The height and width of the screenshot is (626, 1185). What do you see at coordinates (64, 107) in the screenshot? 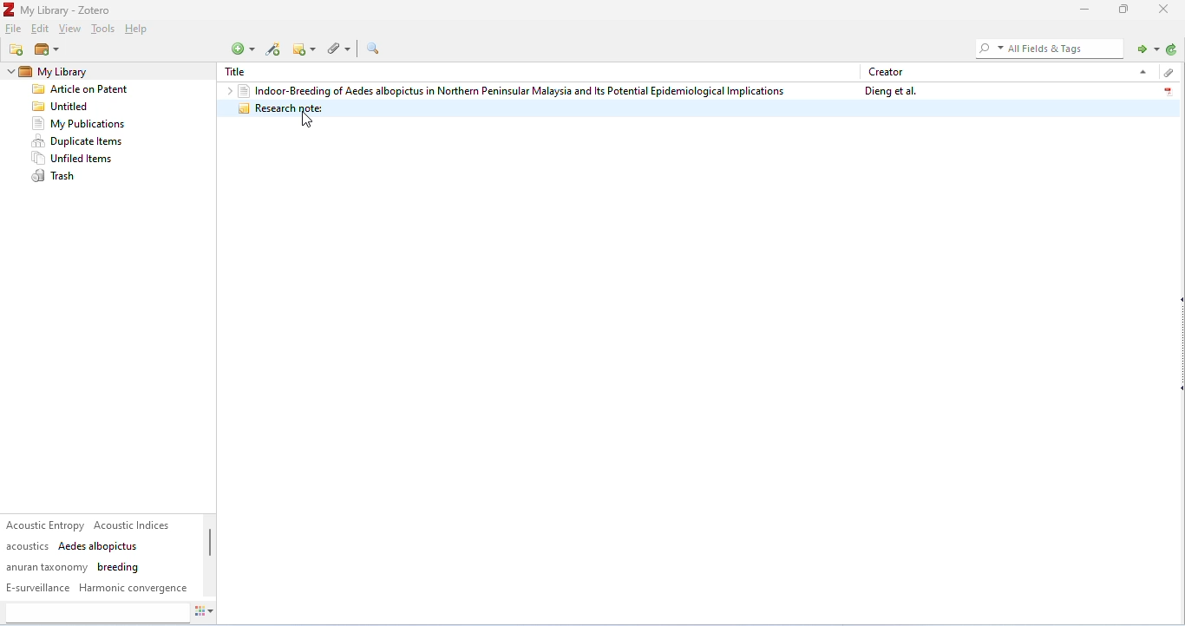
I see `Untitled` at bounding box center [64, 107].